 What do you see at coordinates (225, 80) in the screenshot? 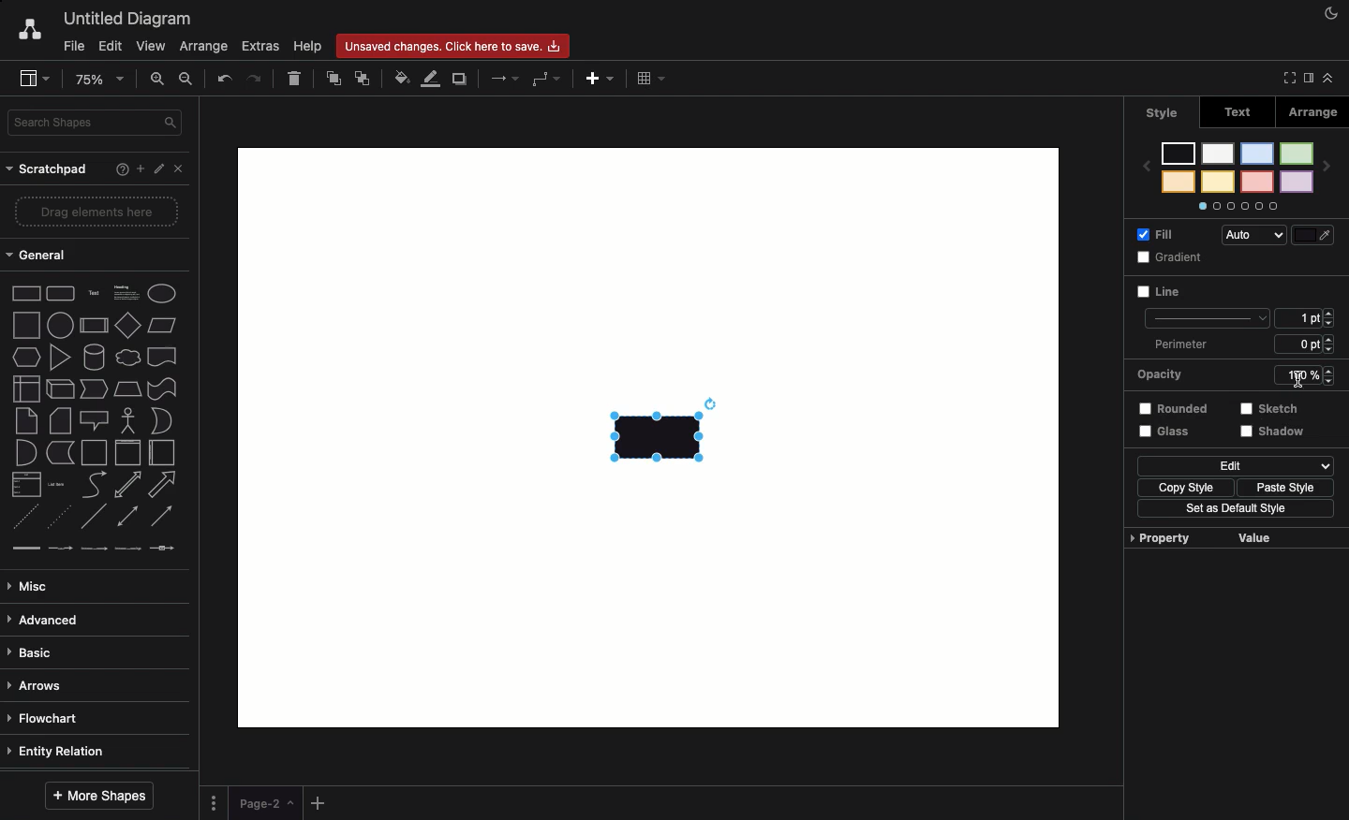
I see `Undo` at bounding box center [225, 80].